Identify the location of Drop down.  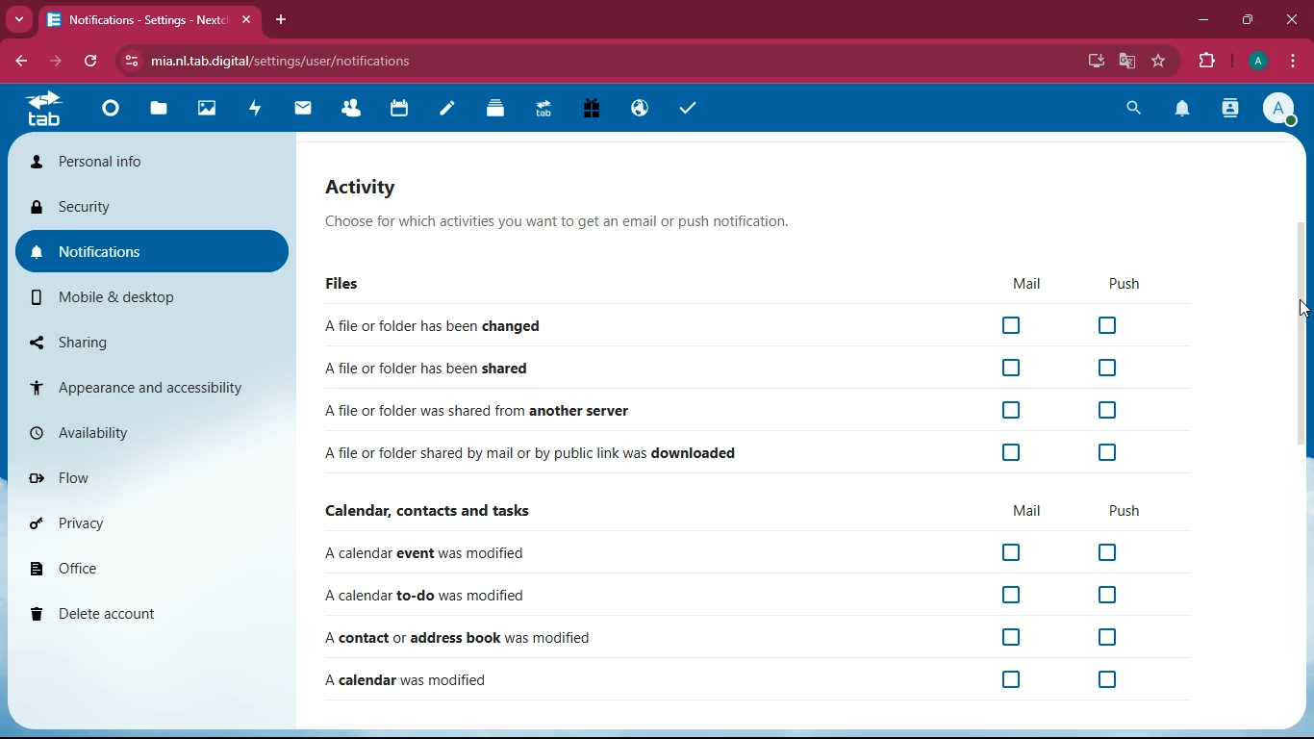
(20, 20).